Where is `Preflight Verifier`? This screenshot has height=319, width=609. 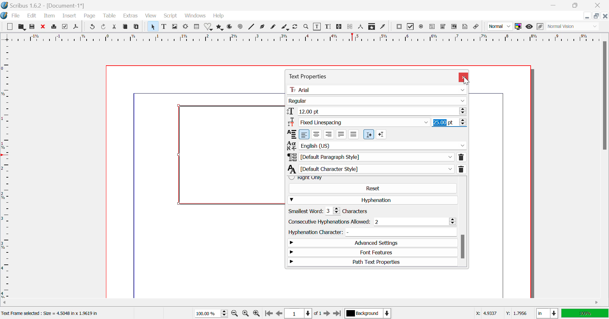
Preflight Verifier is located at coordinates (65, 27).